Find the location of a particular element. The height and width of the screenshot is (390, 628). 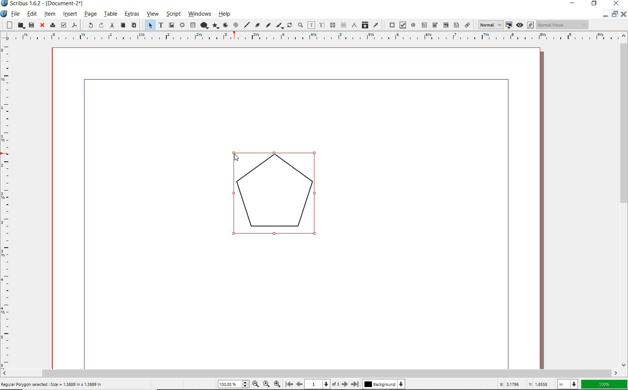

restore is located at coordinates (595, 4).